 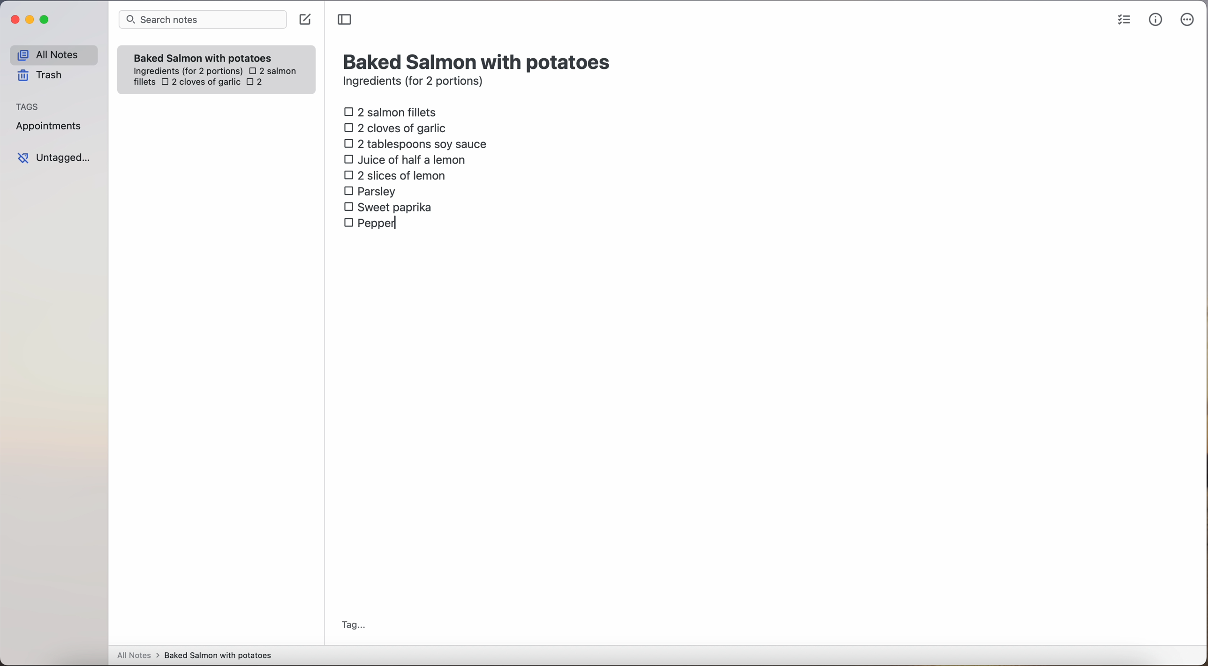 What do you see at coordinates (30, 21) in the screenshot?
I see `minimize Simplenote` at bounding box center [30, 21].